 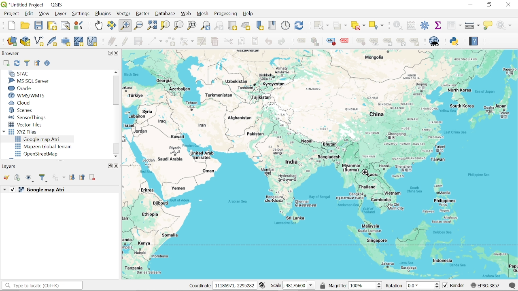 What do you see at coordinates (377, 25) in the screenshot?
I see `Select layers by location` at bounding box center [377, 25].